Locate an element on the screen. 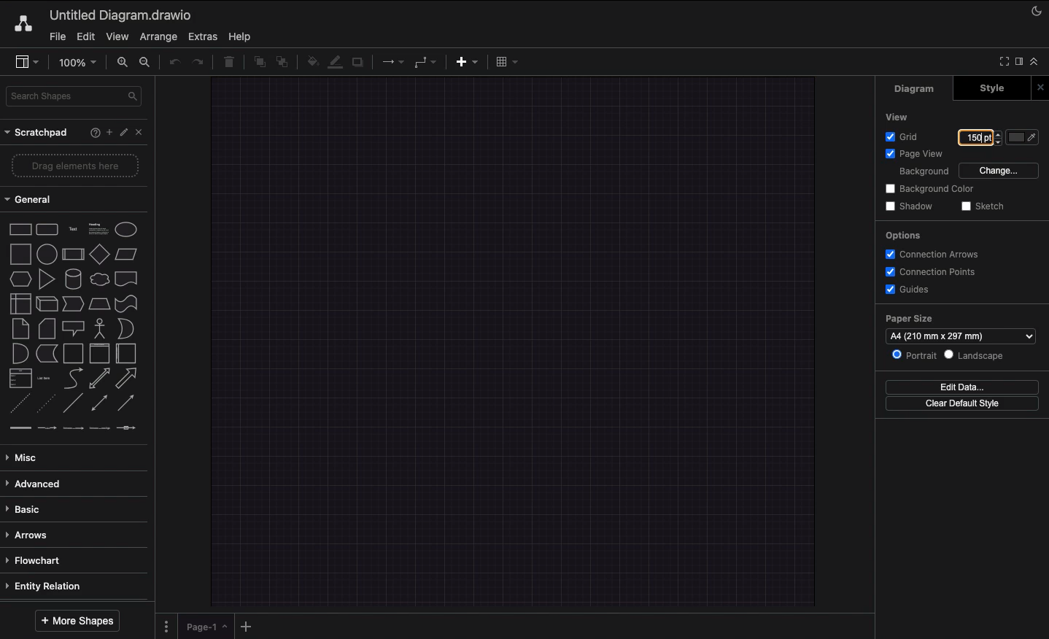 This screenshot has width=1049, height=639. Waypoint is located at coordinates (425, 61).